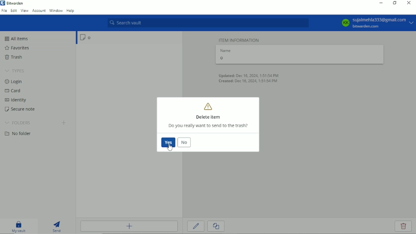  What do you see at coordinates (240, 40) in the screenshot?
I see `Item information` at bounding box center [240, 40].